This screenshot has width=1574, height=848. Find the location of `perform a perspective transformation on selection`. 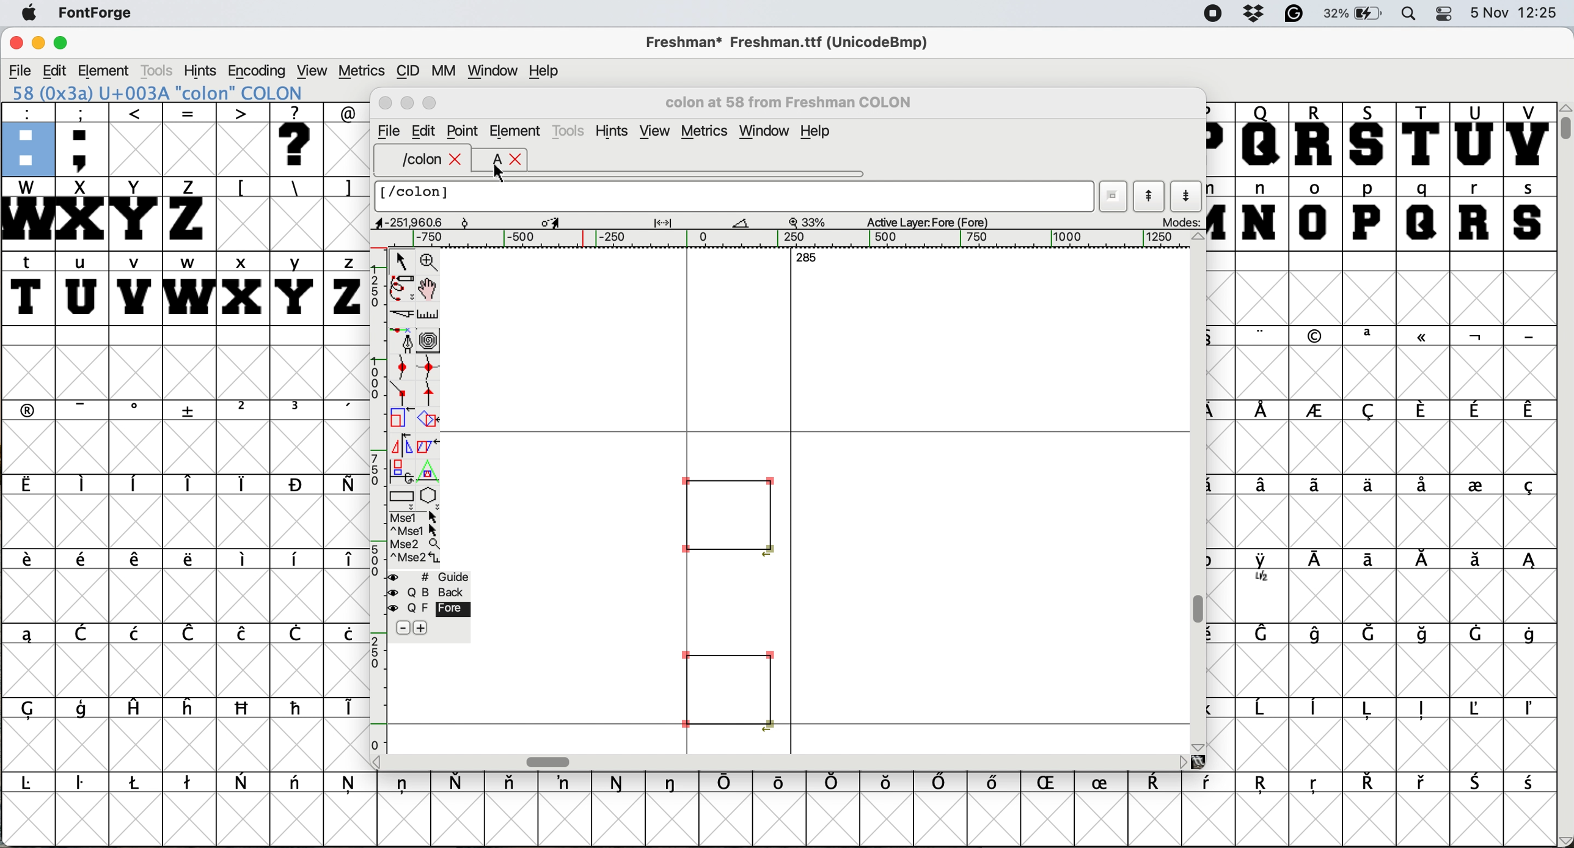

perform a perspective transformation on selection is located at coordinates (429, 467).